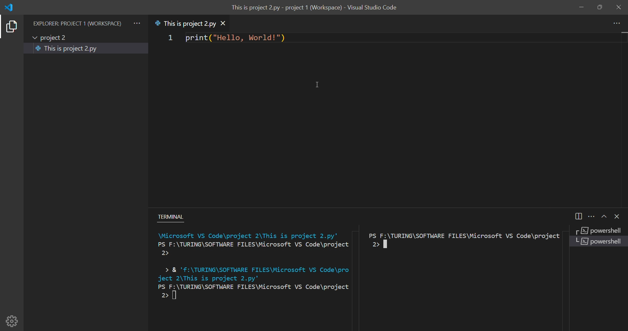 This screenshot has height=331, width=628. What do you see at coordinates (597, 230) in the screenshot?
I see `powershell` at bounding box center [597, 230].